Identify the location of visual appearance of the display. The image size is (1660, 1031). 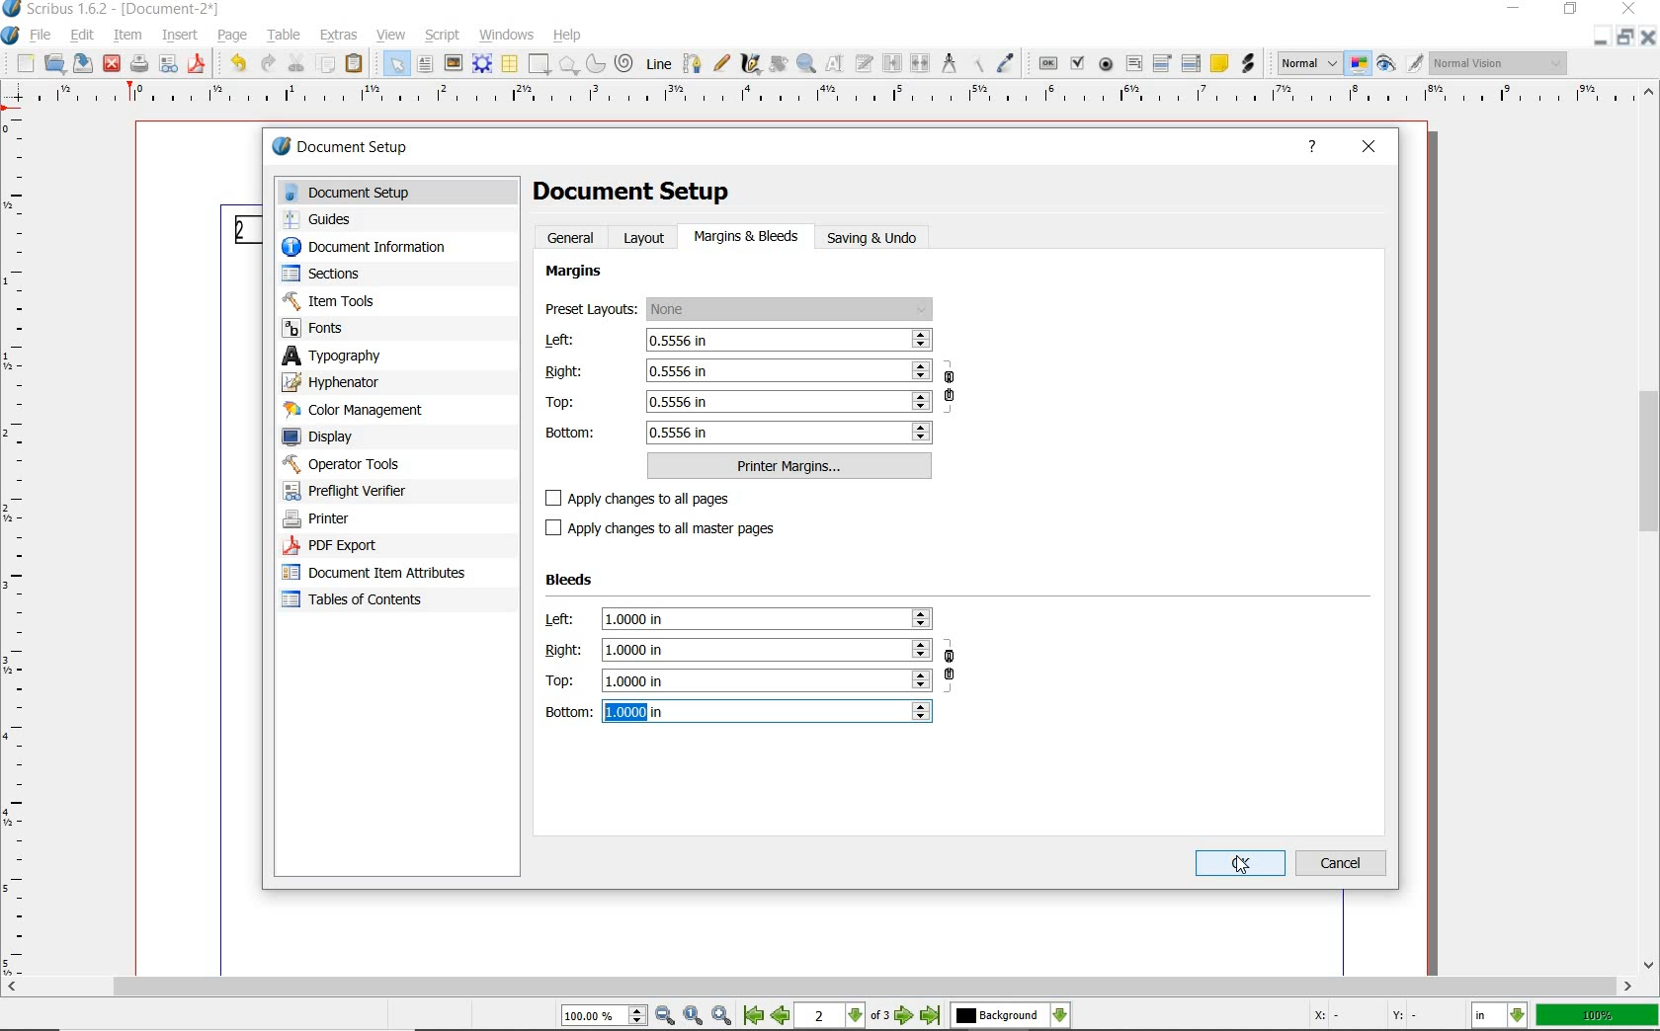
(1501, 63).